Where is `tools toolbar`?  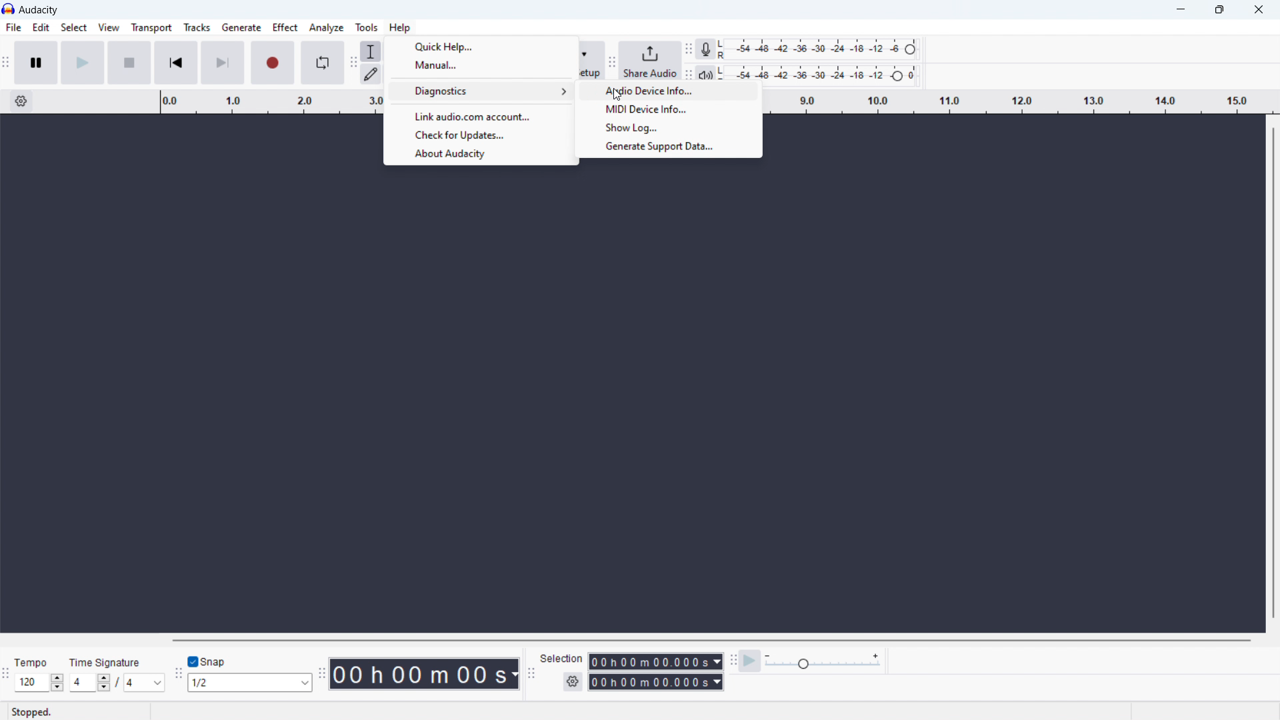
tools toolbar is located at coordinates (354, 62).